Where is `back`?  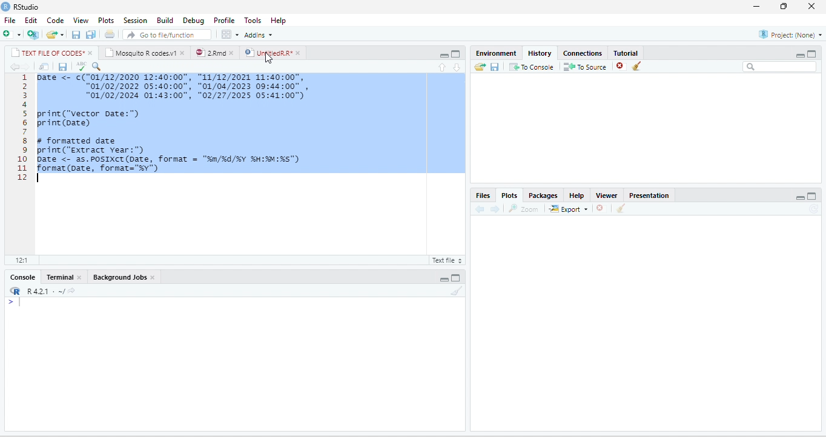
back is located at coordinates (480, 208).